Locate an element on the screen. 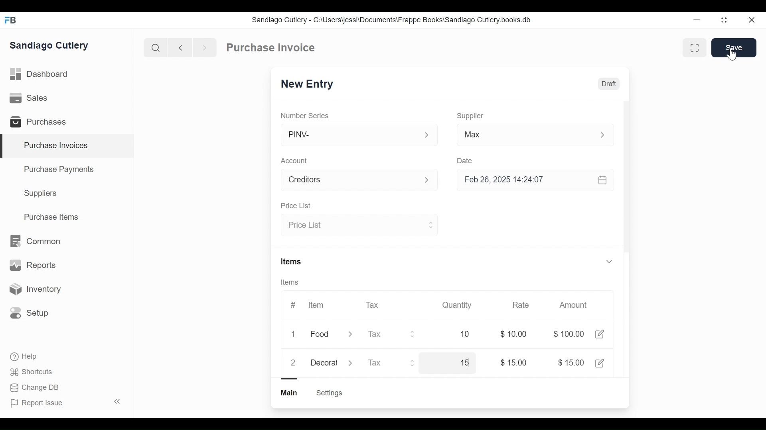 The image size is (766, 430). cursor is located at coordinates (730, 52).